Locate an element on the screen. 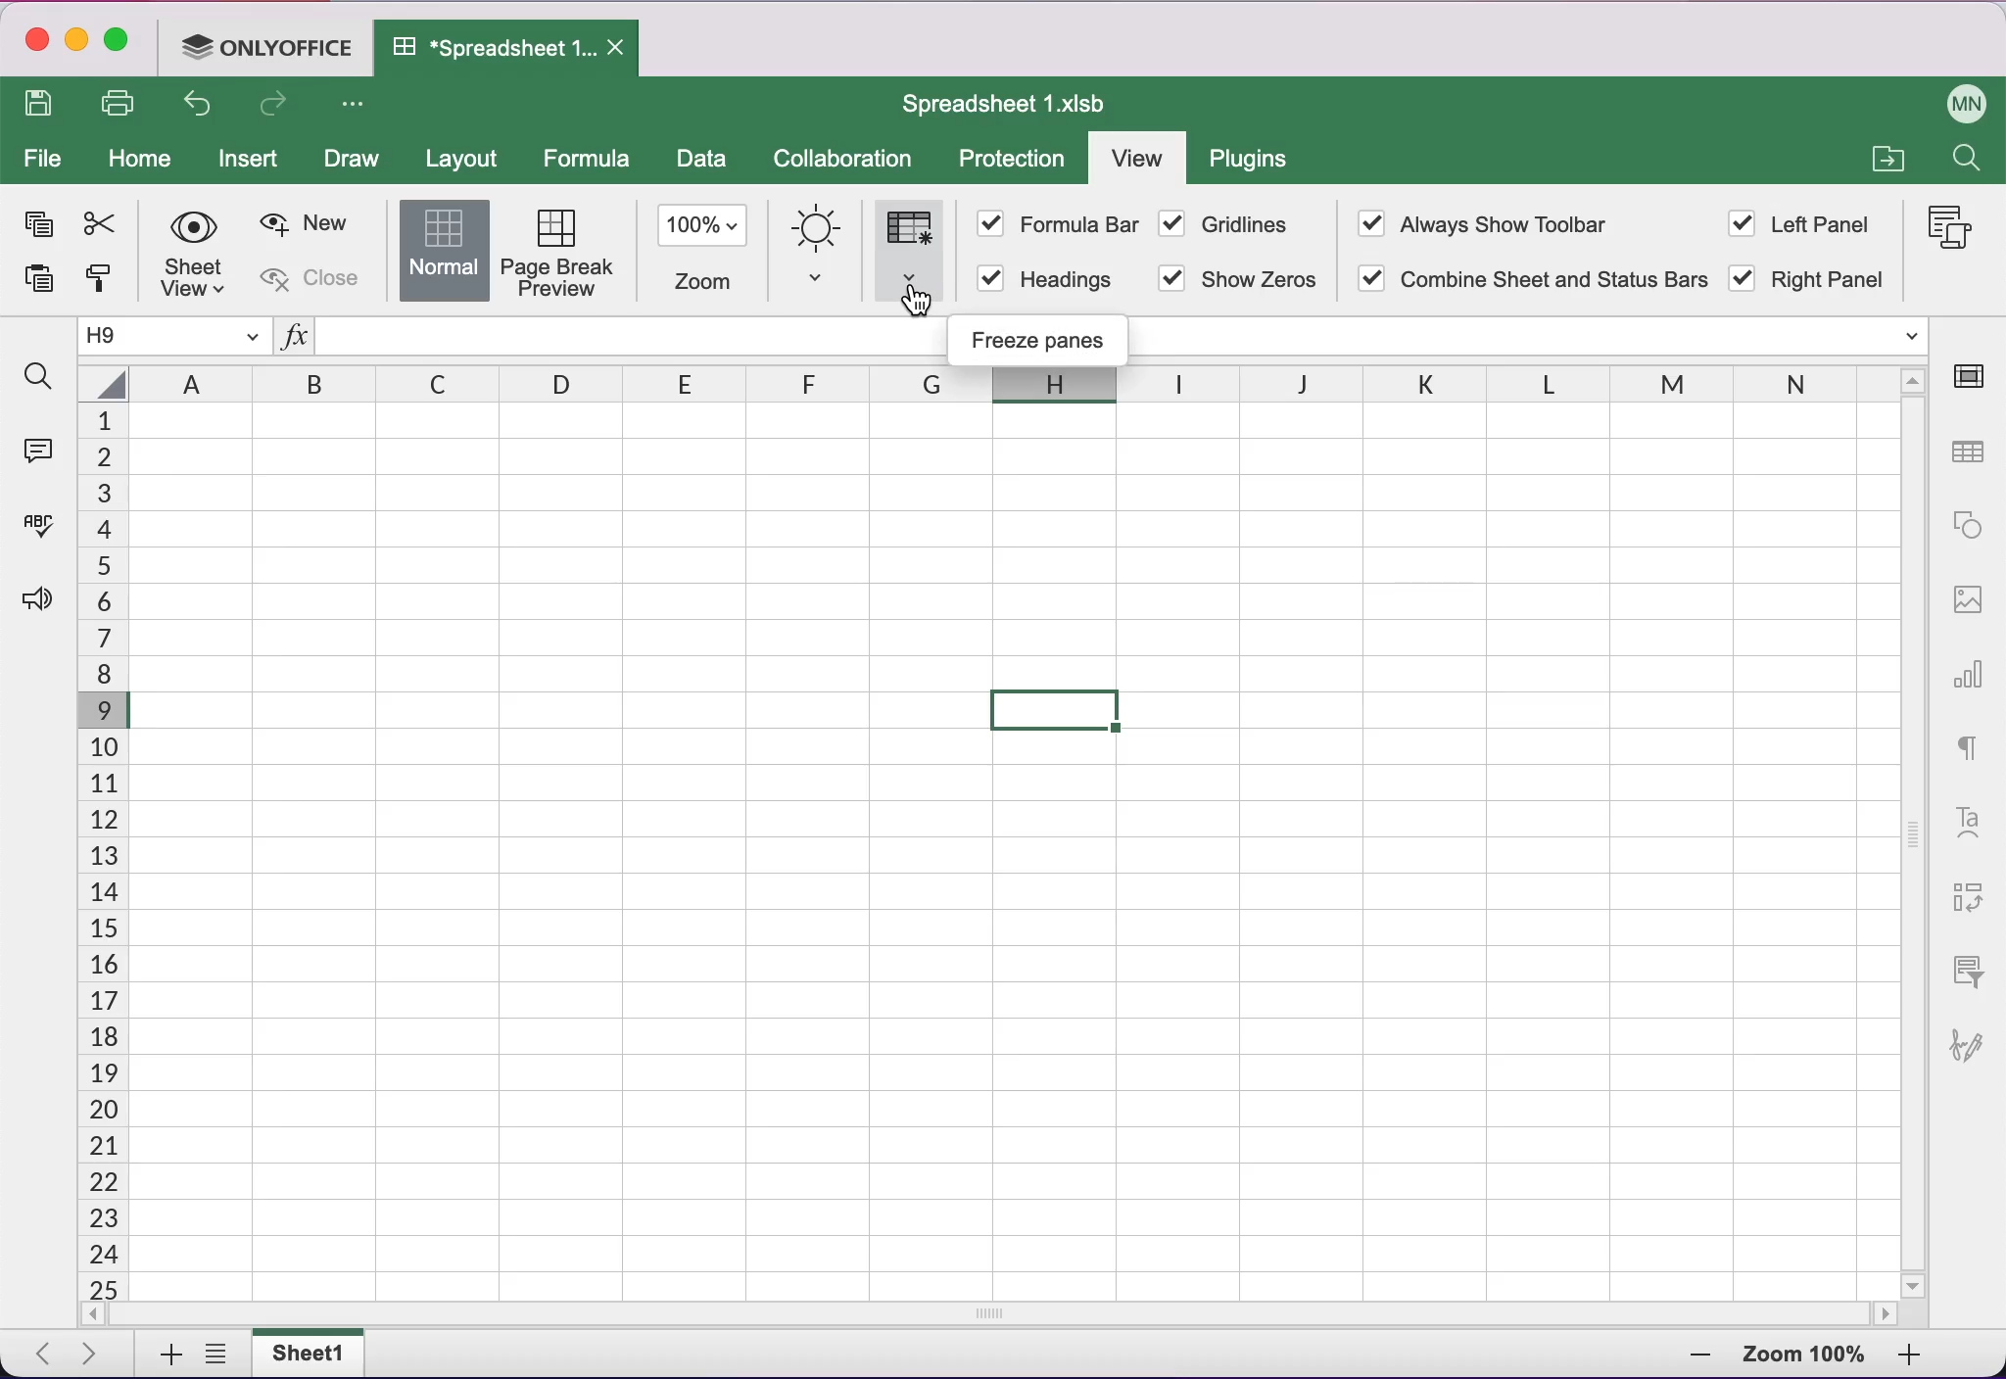  selected cell is located at coordinates (1053, 709).